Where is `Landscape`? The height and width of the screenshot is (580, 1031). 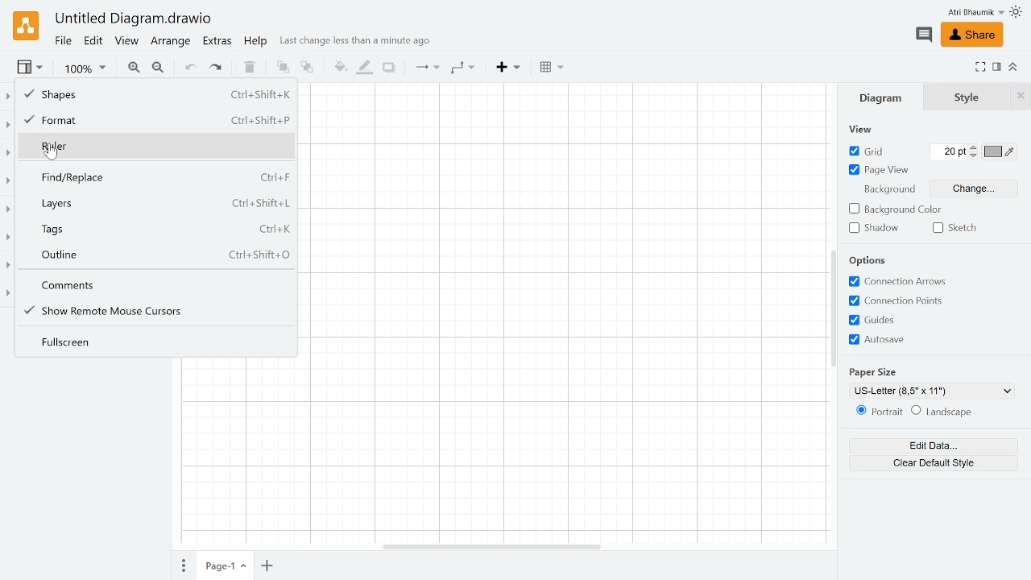 Landscape is located at coordinates (943, 412).